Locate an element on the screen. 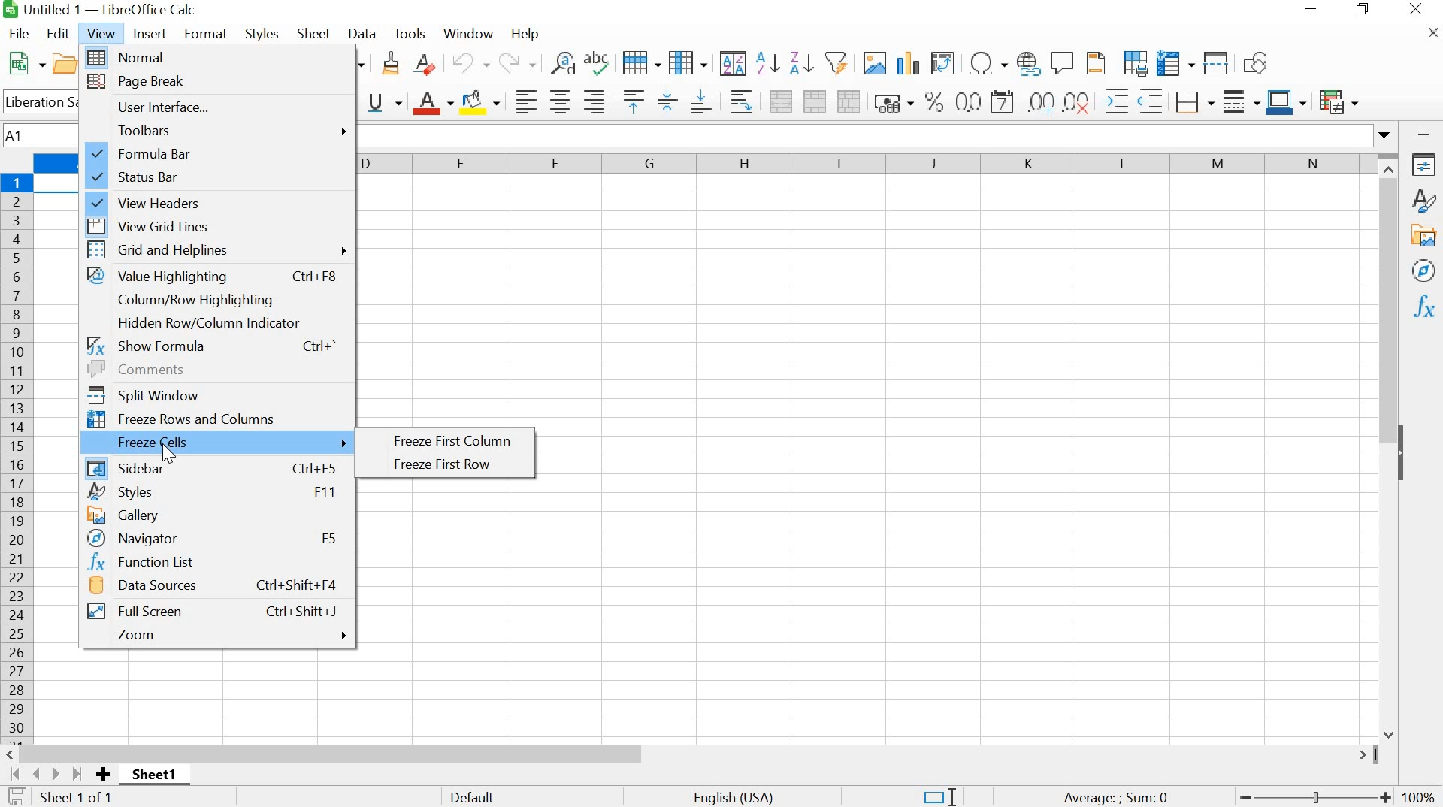 This screenshot has height=807, width=1443. ALIGN TOP is located at coordinates (630, 101).